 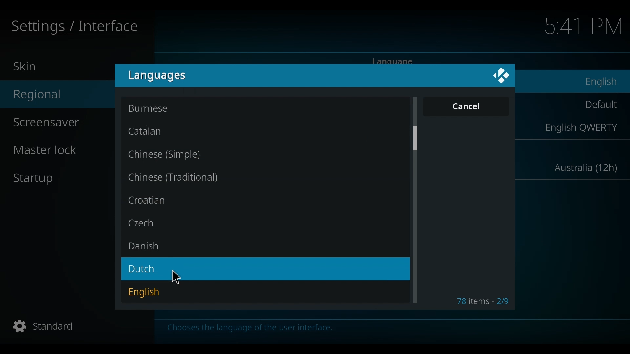 I want to click on English, so click(x=147, y=294).